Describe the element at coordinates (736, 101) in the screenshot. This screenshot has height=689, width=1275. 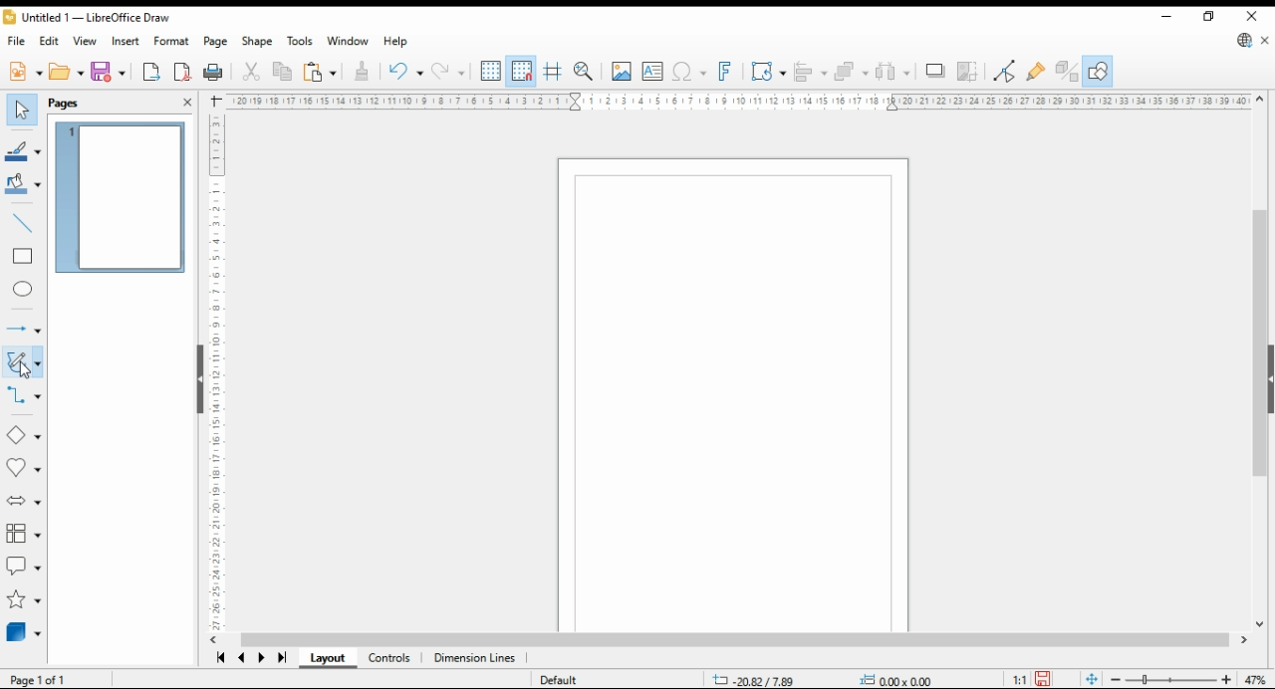
I see `ruler` at that location.